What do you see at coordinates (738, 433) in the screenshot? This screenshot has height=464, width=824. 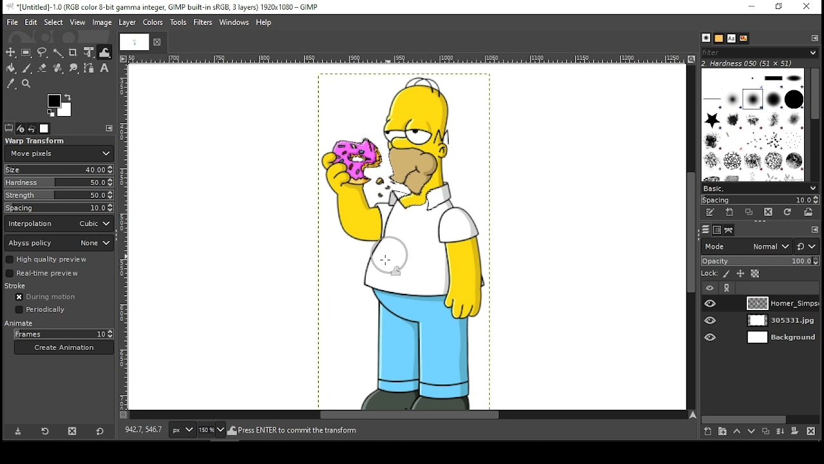 I see `move layer one step up` at bounding box center [738, 433].